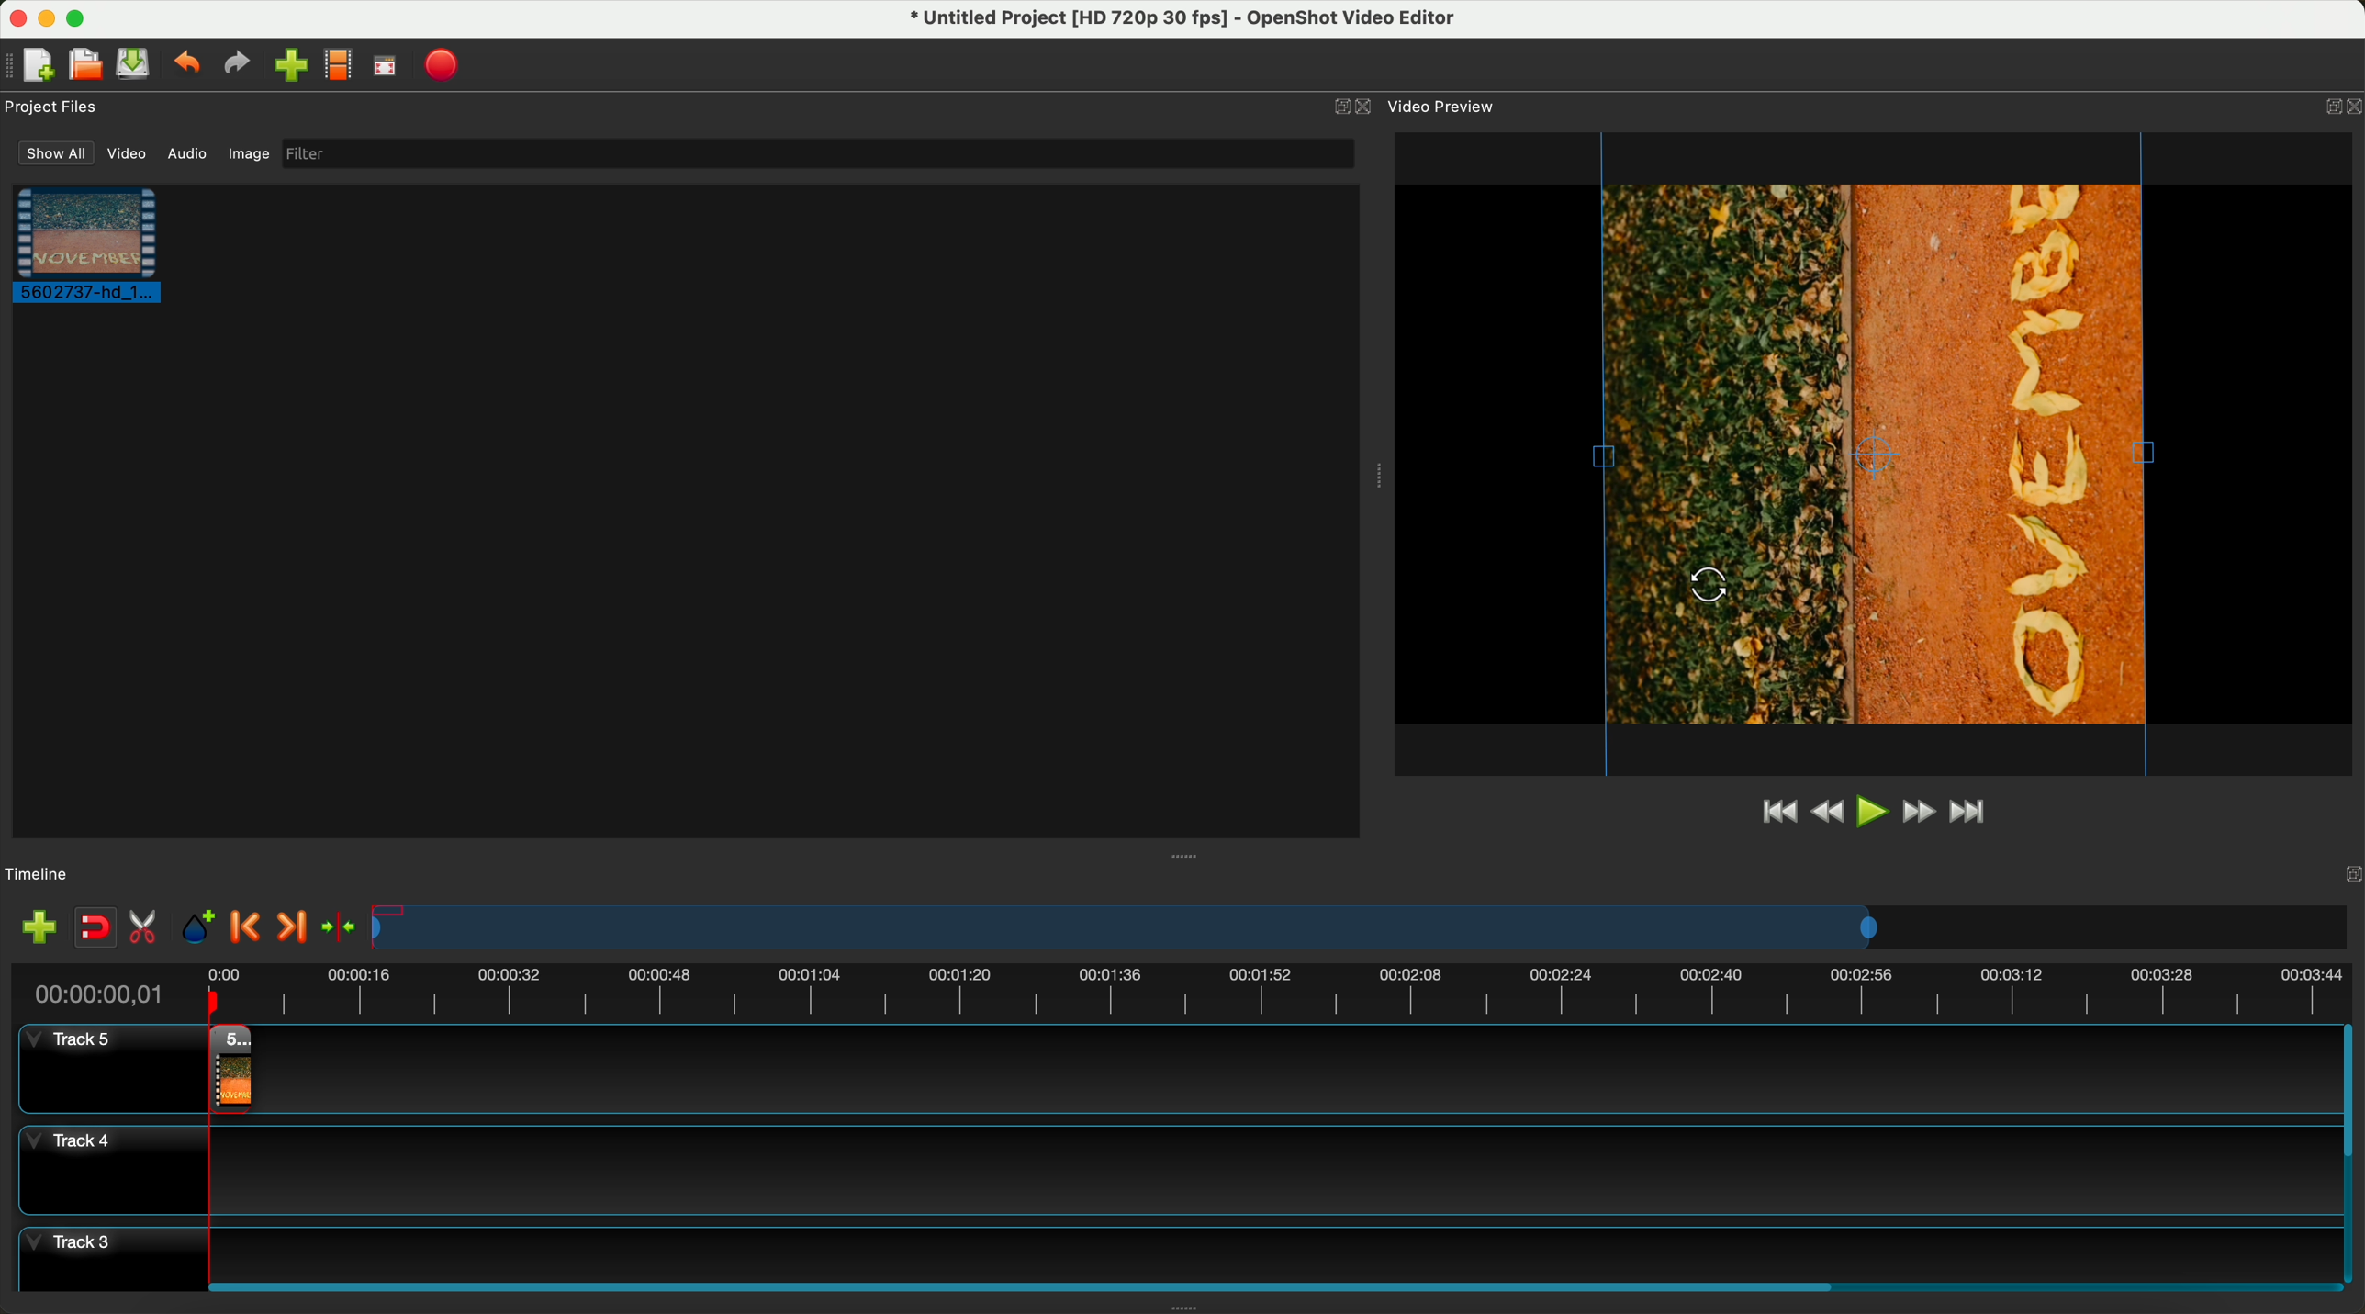 The width and height of the screenshot is (2365, 1314). What do you see at coordinates (187, 154) in the screenshot?
I see `audio` at bounding box center [187, 154].